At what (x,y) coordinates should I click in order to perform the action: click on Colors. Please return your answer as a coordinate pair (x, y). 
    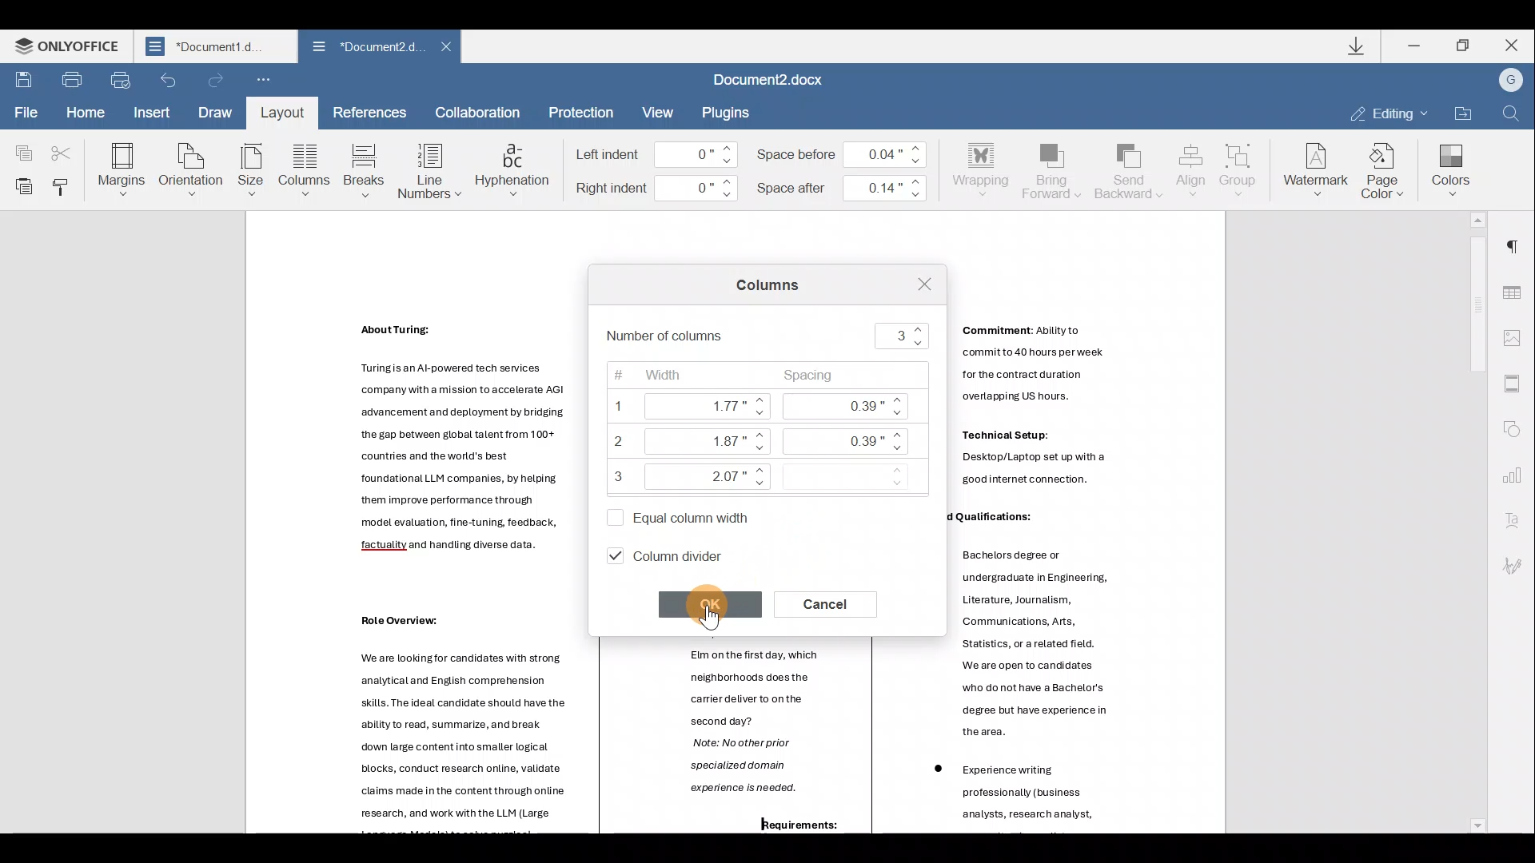
    Looking at the image, I should click on (1450, 165).